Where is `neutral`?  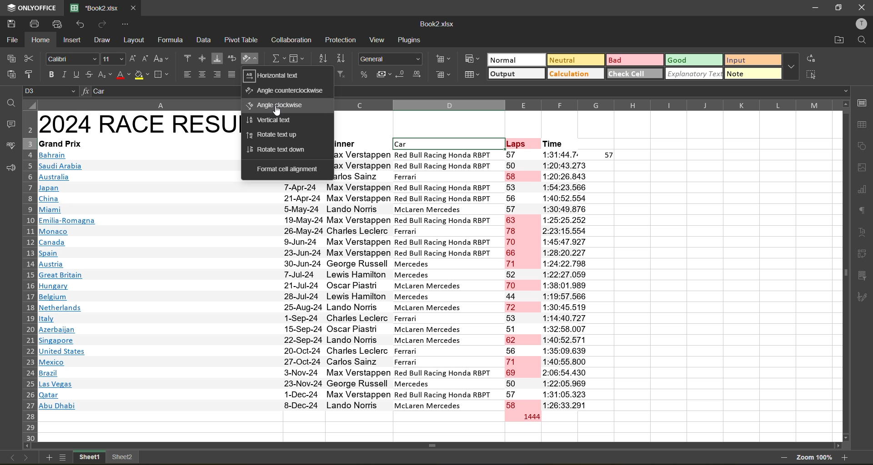
neutral is located at coordinates (575, 59).